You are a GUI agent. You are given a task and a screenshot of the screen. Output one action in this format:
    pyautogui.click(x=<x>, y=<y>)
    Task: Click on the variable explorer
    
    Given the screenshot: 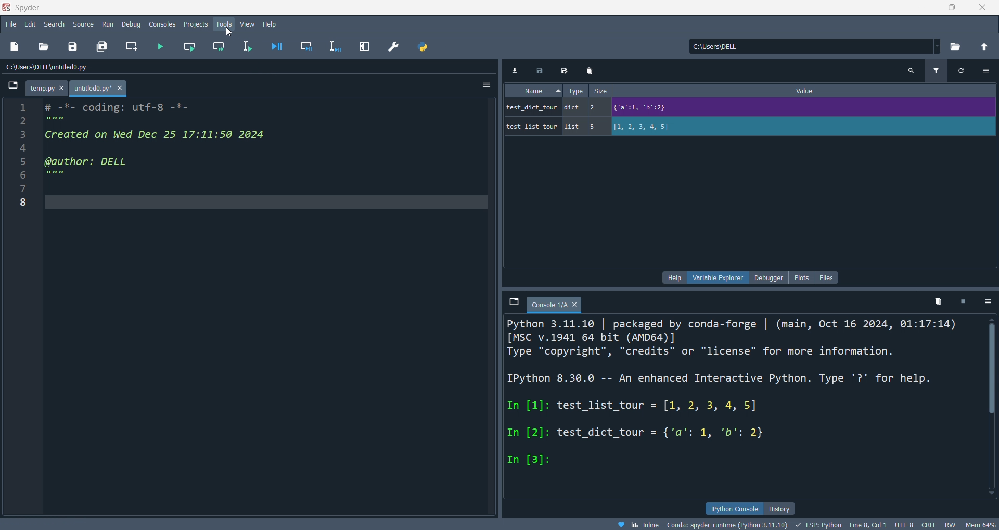 What is the action you would take?
    pyautogui.click(x=718, y=277)
    